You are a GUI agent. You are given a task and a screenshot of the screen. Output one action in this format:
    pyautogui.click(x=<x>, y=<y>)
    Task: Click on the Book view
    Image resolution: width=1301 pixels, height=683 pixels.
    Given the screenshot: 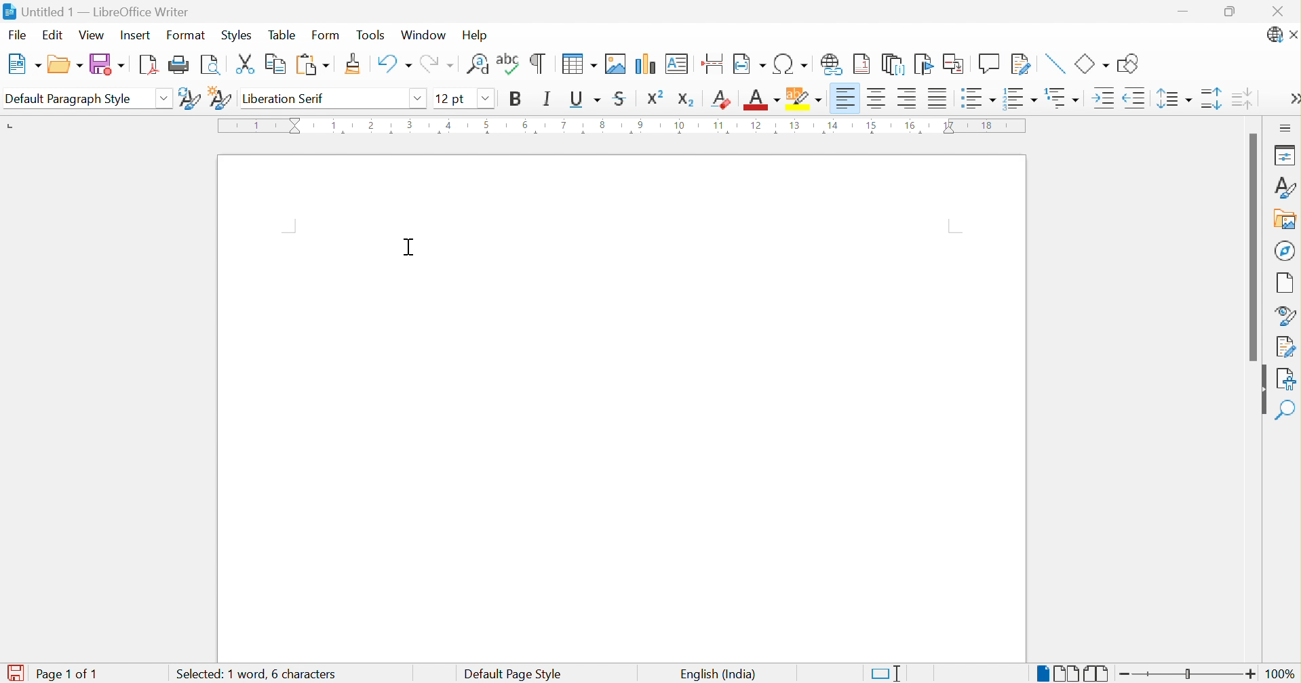 What is the action you would take?
    pyautogui.click(x=1097, y=674)
    